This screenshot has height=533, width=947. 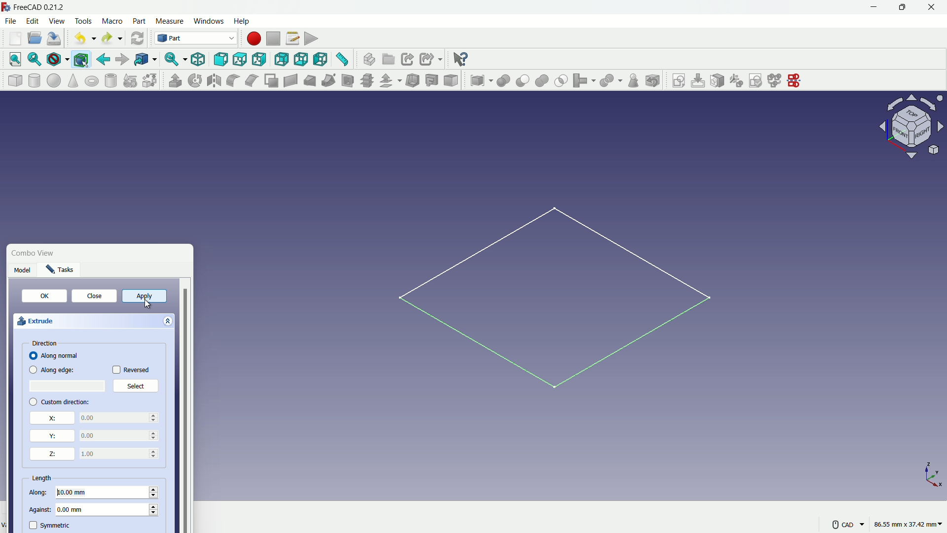 I want to click on compound tool, so click(x=482, y=81).